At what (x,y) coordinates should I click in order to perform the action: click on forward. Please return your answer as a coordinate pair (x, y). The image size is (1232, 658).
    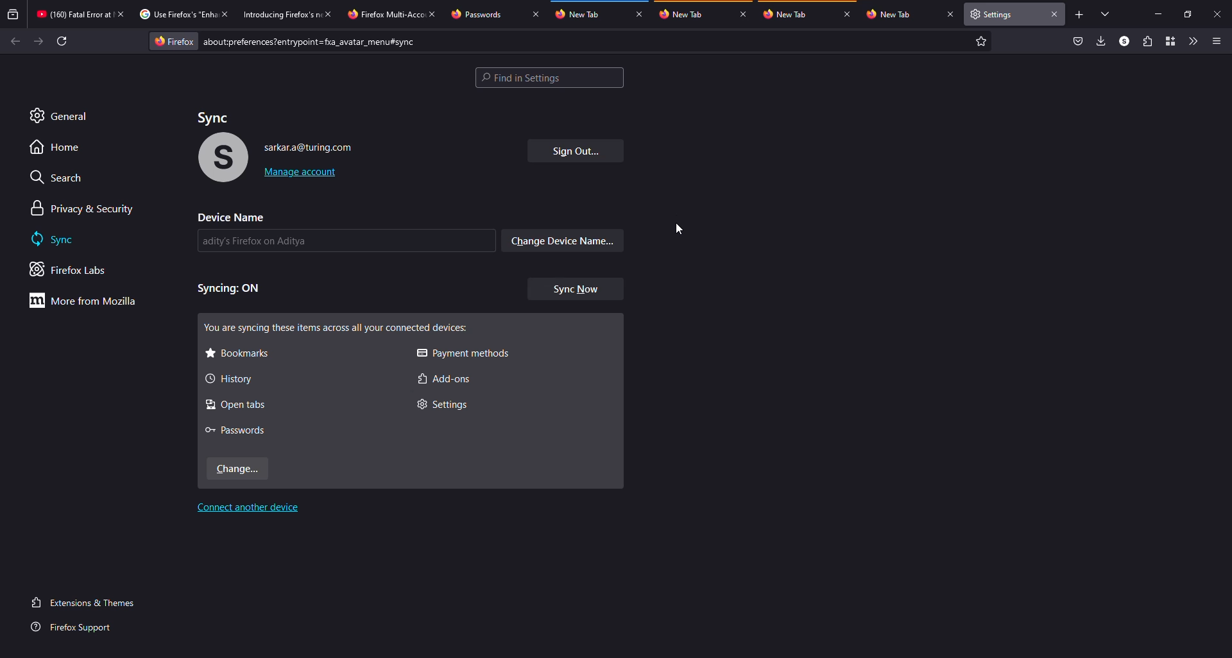
    Looking at the image, I should click on (41, 40).